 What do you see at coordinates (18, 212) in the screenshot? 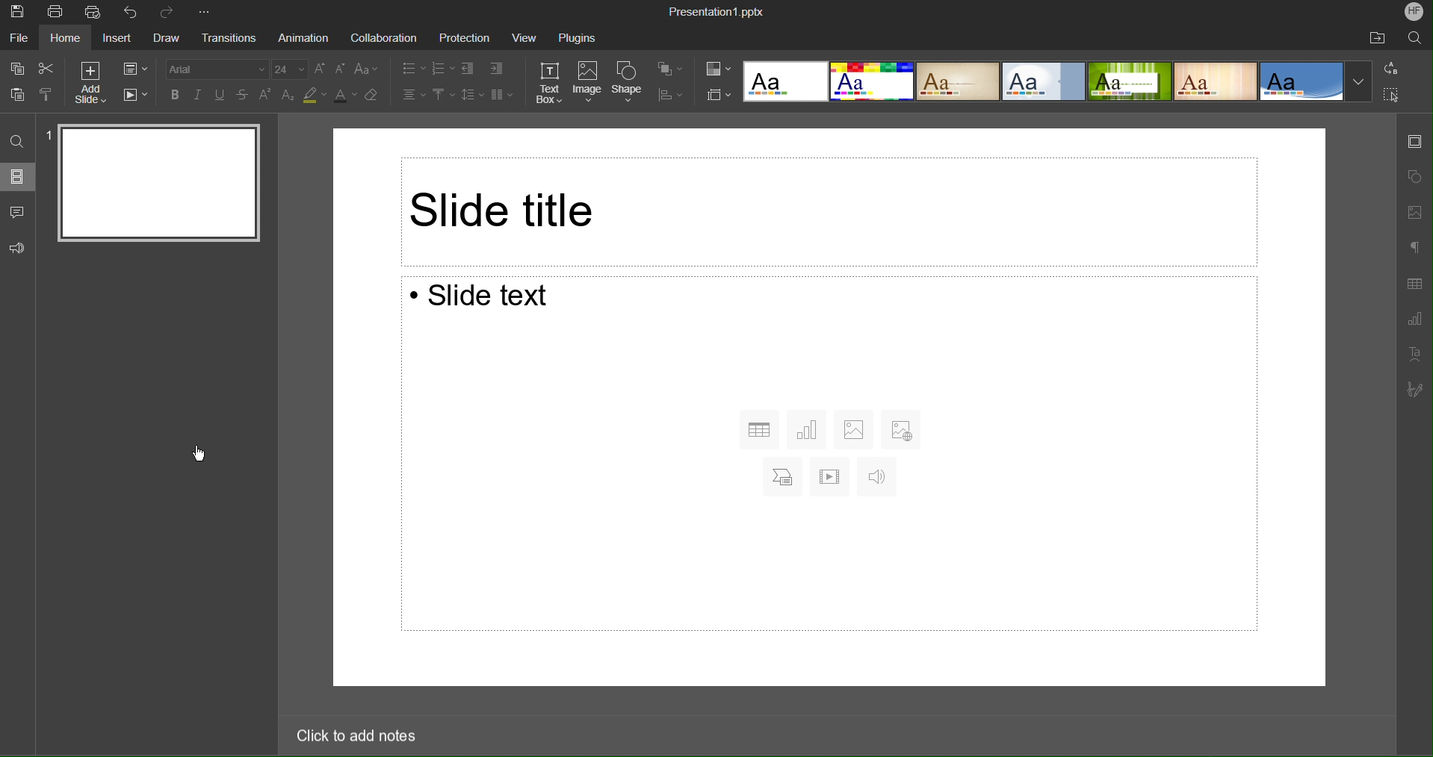
I see `Comments` at bounding box center [18, 212].